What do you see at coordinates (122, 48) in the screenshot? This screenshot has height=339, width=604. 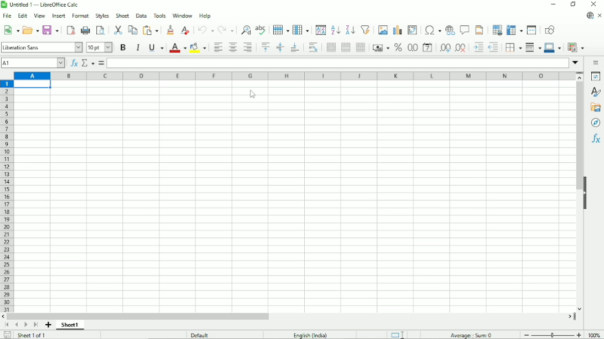 I see `Bold` at bounding box center [122, 48].